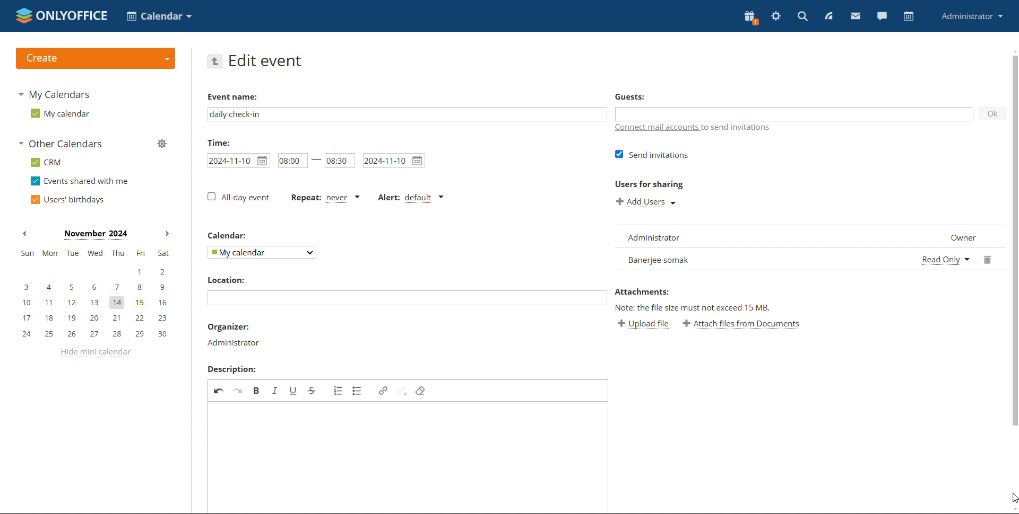  What do you see at coordinates (232, 343) in the screenshot?
I see `administrator` at bounding box center [232, 343].